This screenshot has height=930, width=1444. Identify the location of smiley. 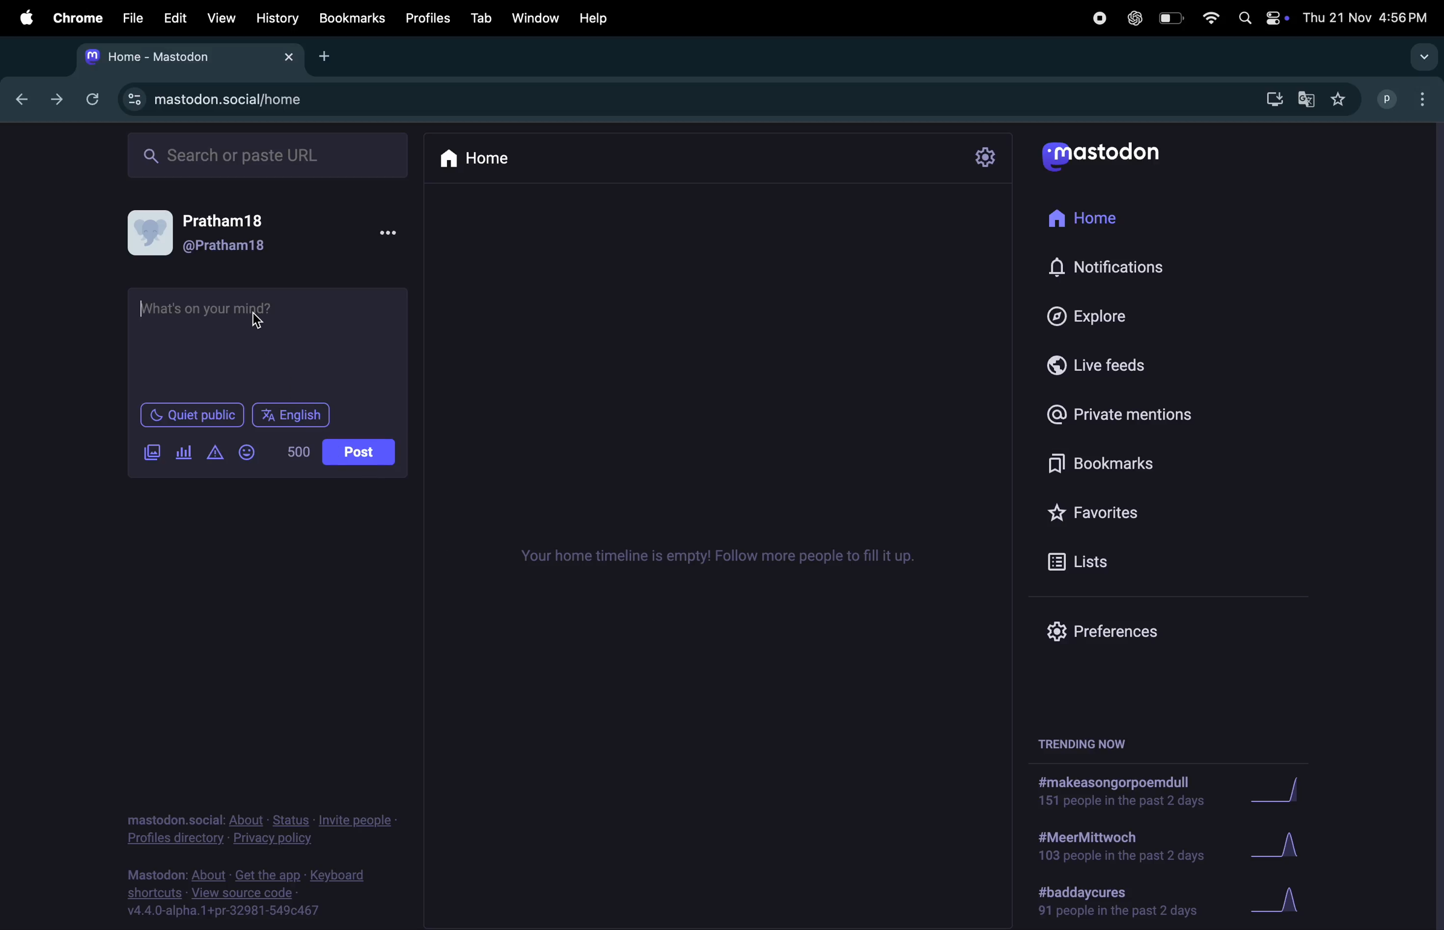
(249, 454).